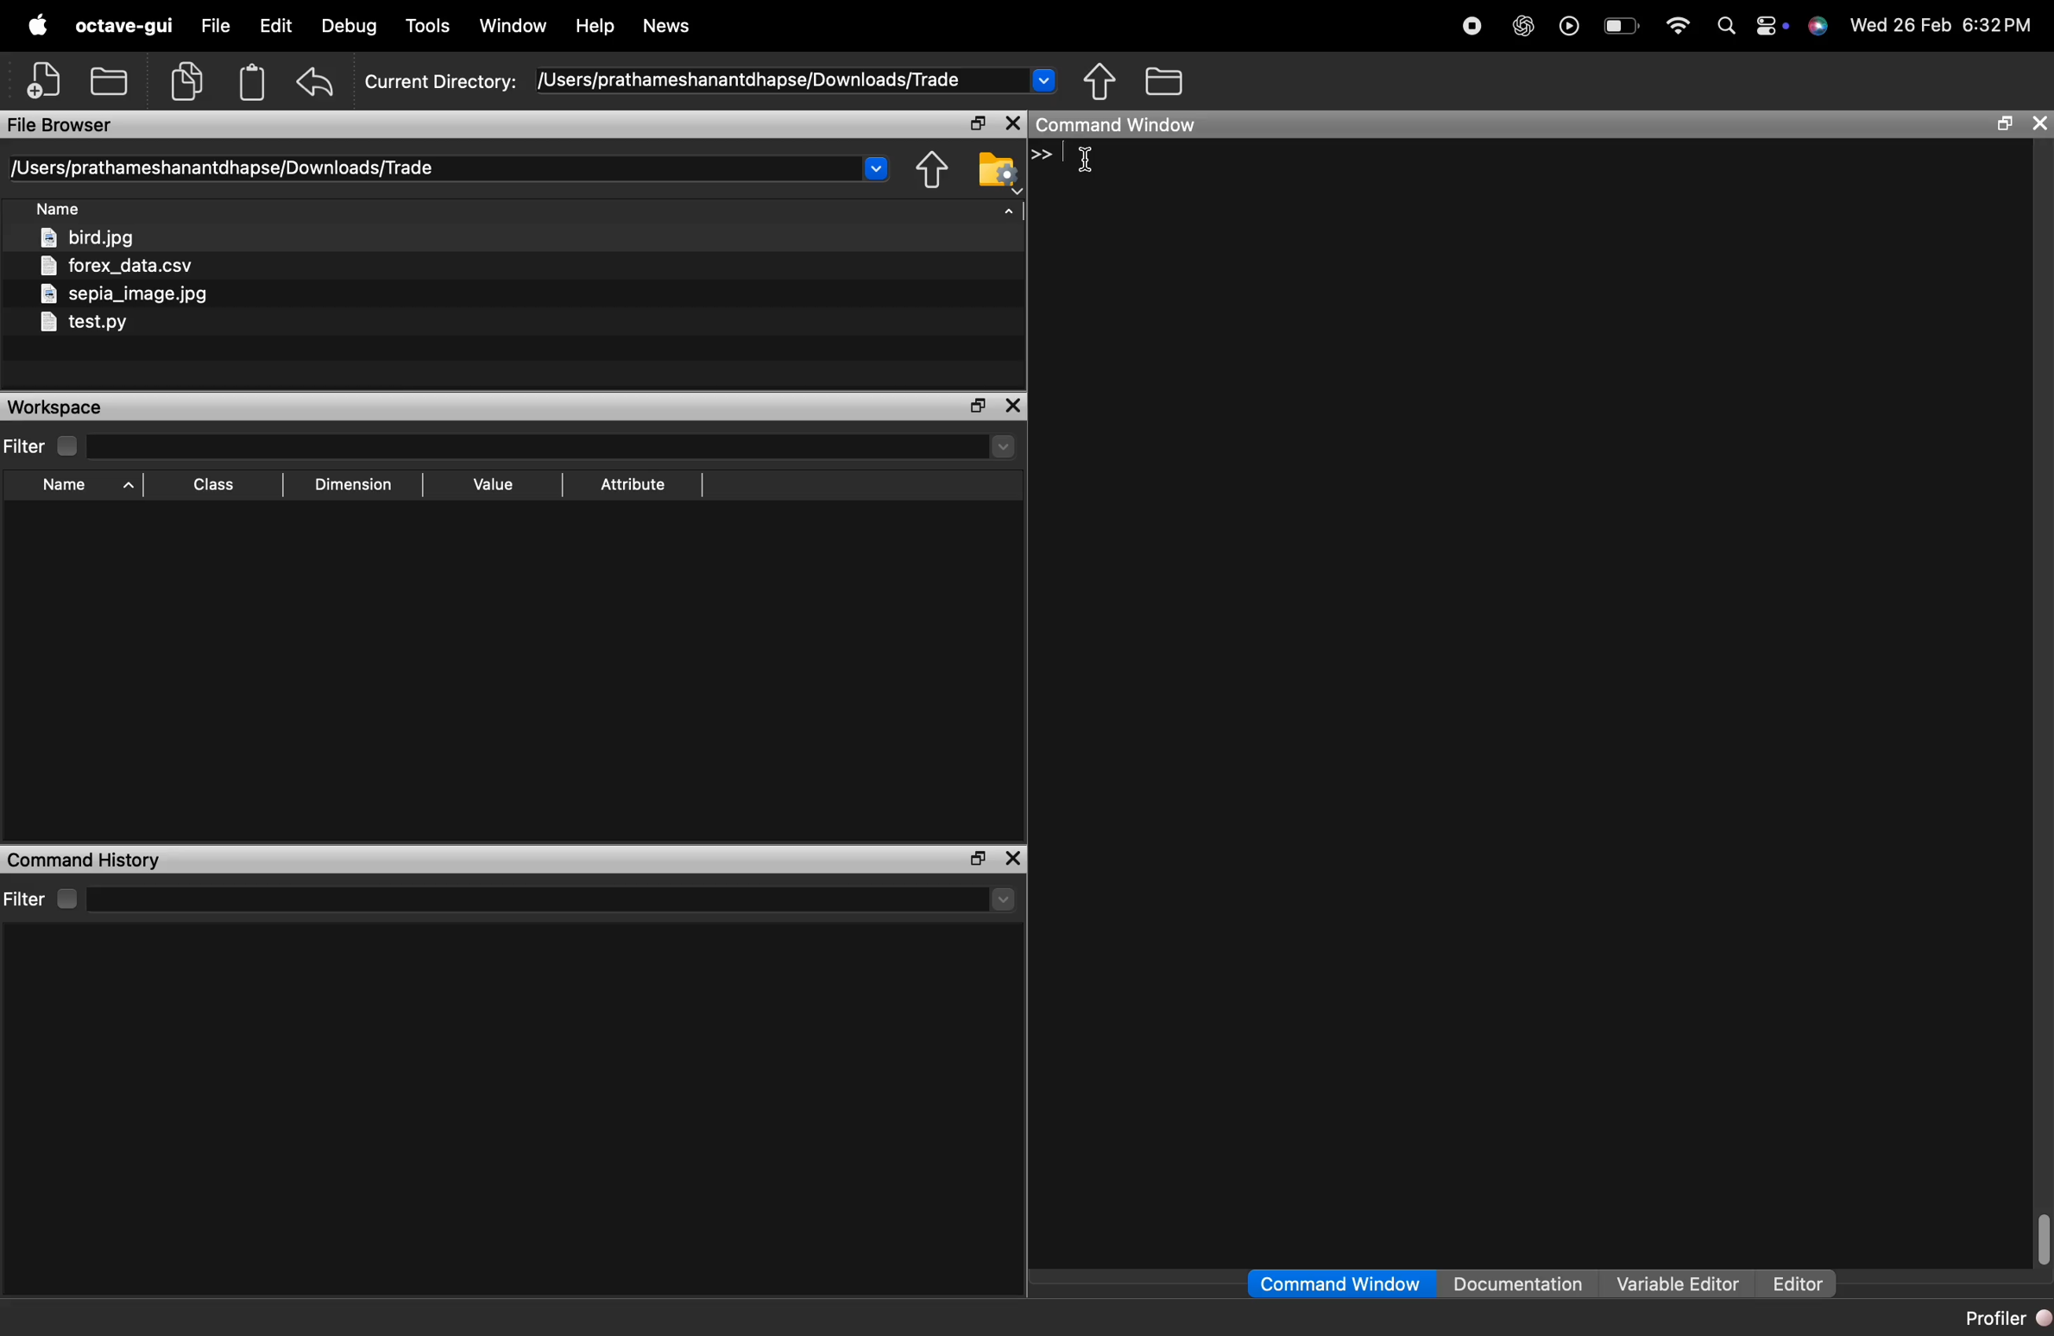  Describe the element at coordinates (129, 282) in the screenshot. I see `files` at that location.